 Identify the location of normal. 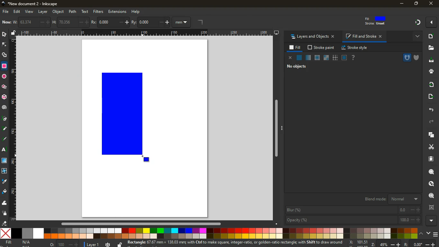
(299, 58).